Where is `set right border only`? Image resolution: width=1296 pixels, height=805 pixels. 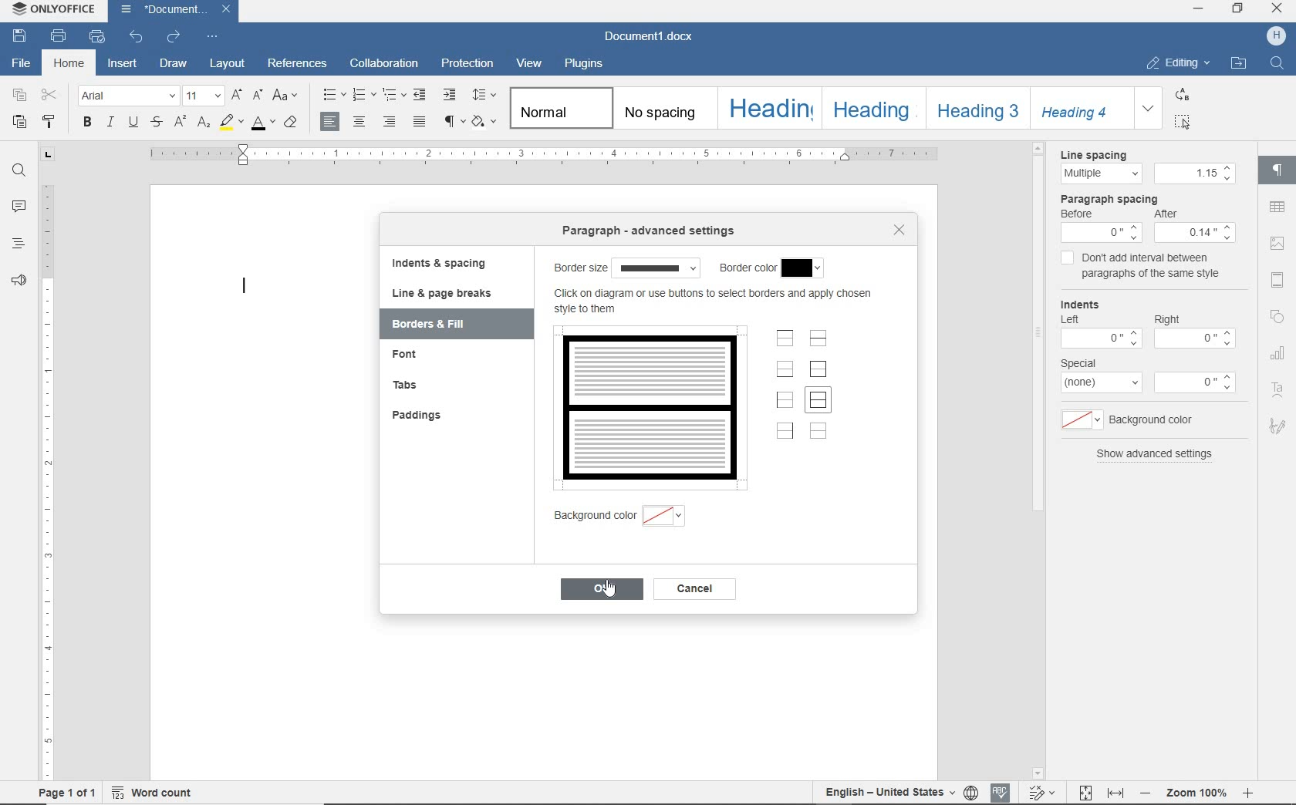 set right border only is located at coordinates (788, 433).